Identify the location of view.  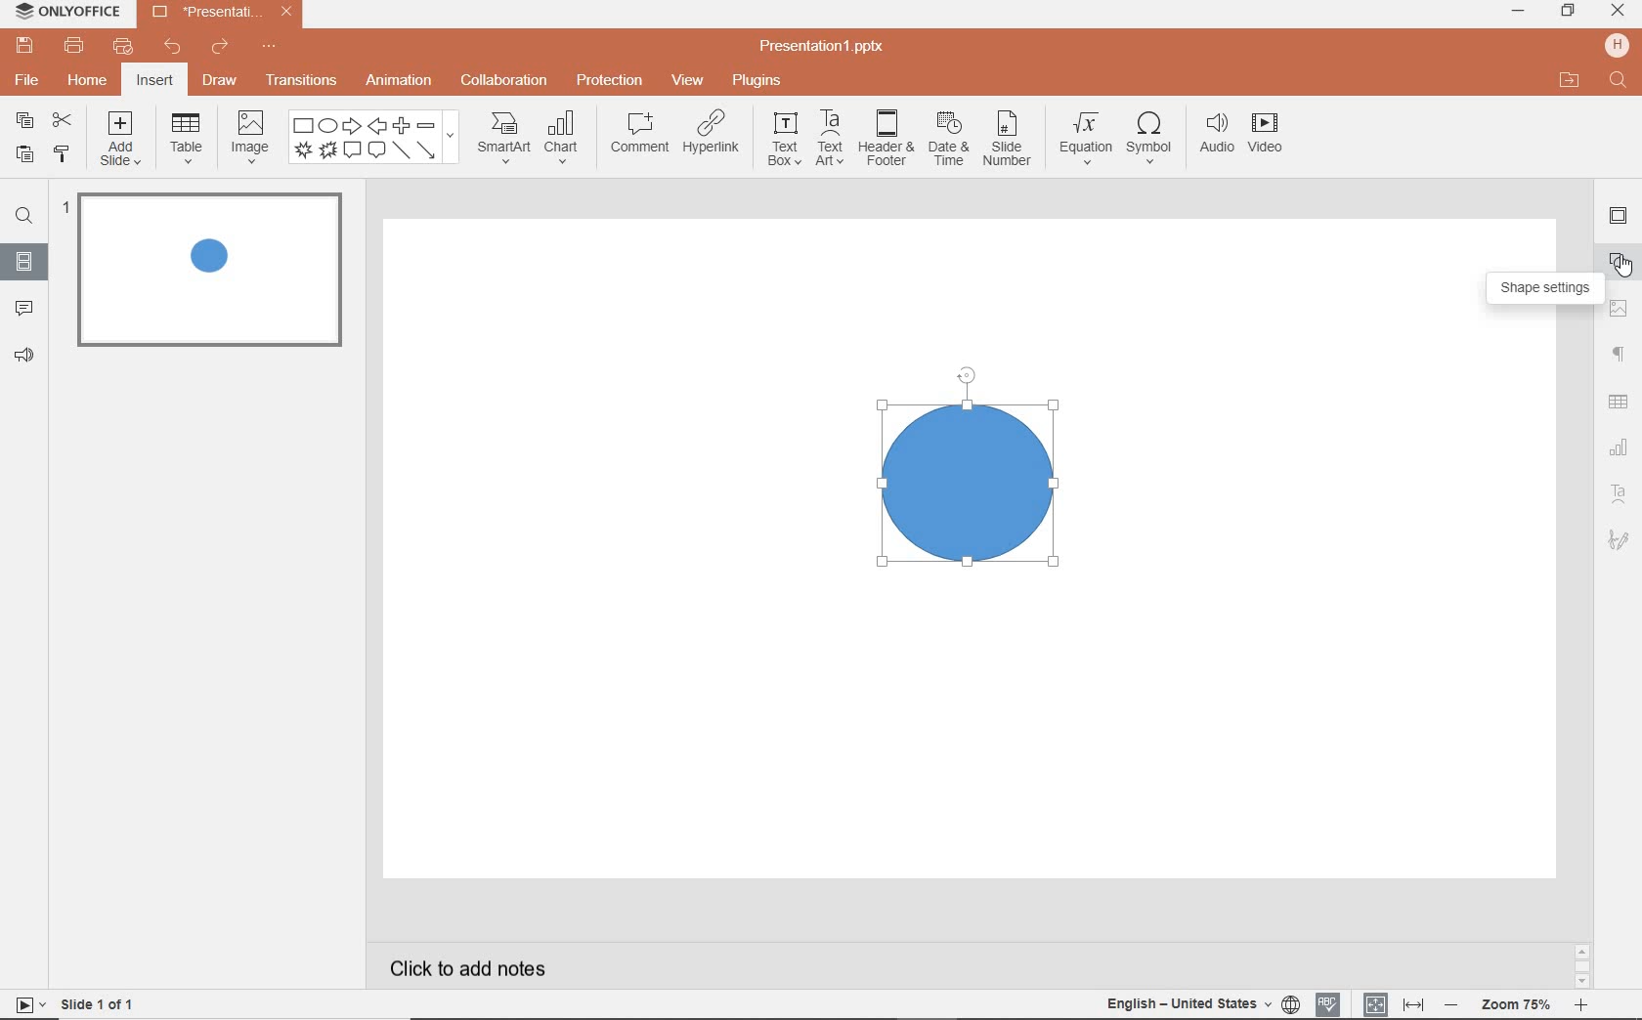
(686, 82).